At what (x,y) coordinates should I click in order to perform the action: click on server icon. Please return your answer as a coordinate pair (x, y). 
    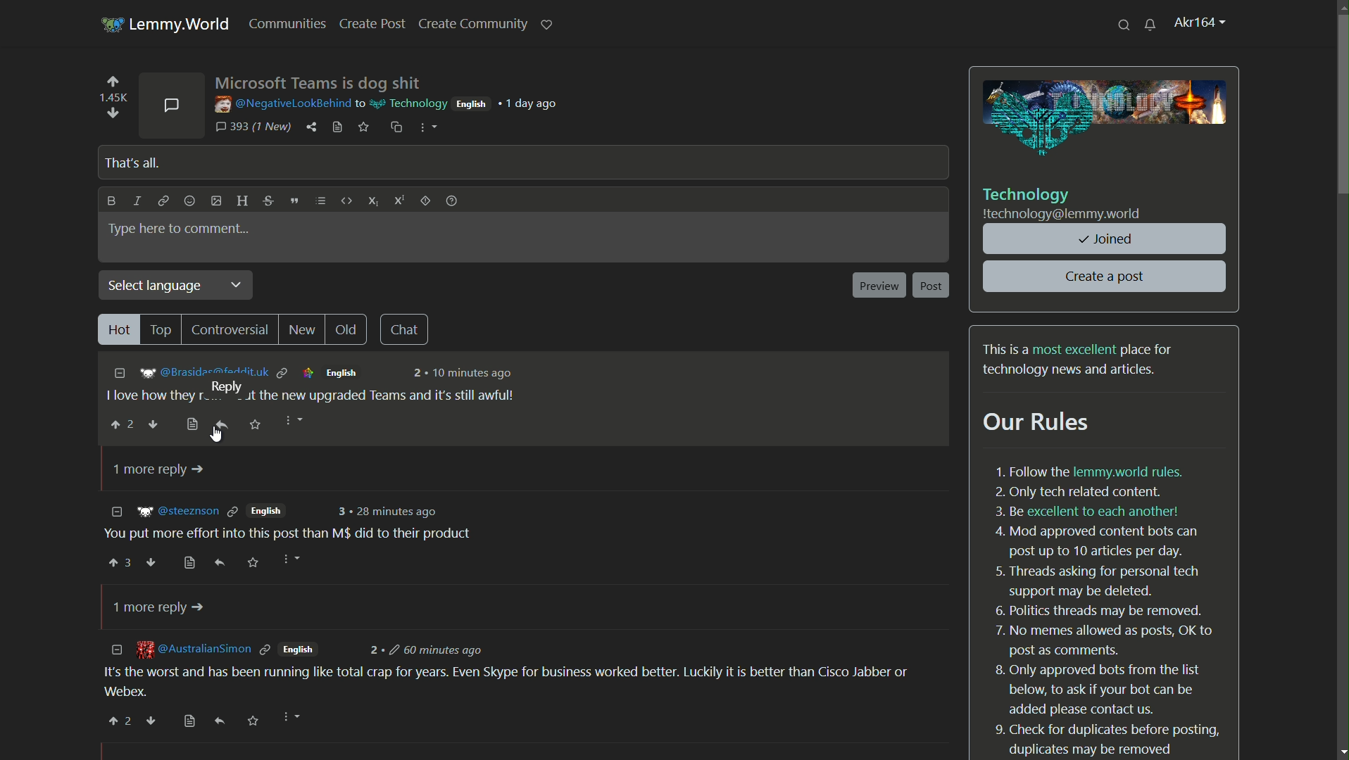
    Looking at the image, I should click on (110, 23).